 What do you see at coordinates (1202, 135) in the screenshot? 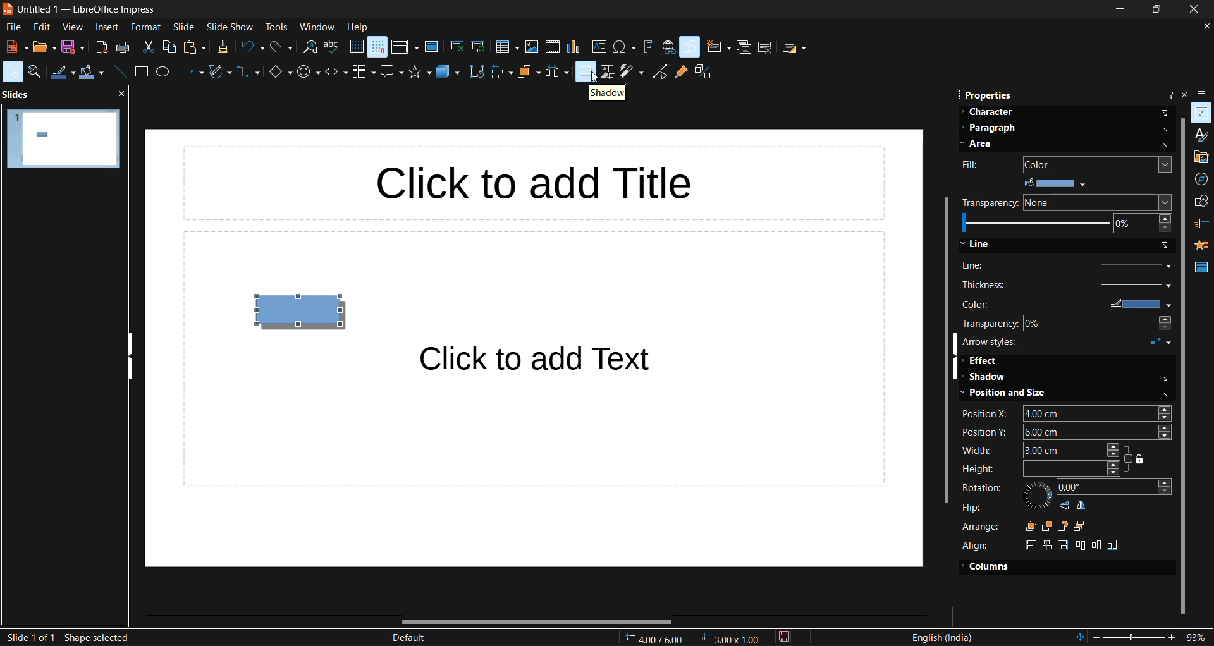
I see `styles` at bounding box center [1202, 135].